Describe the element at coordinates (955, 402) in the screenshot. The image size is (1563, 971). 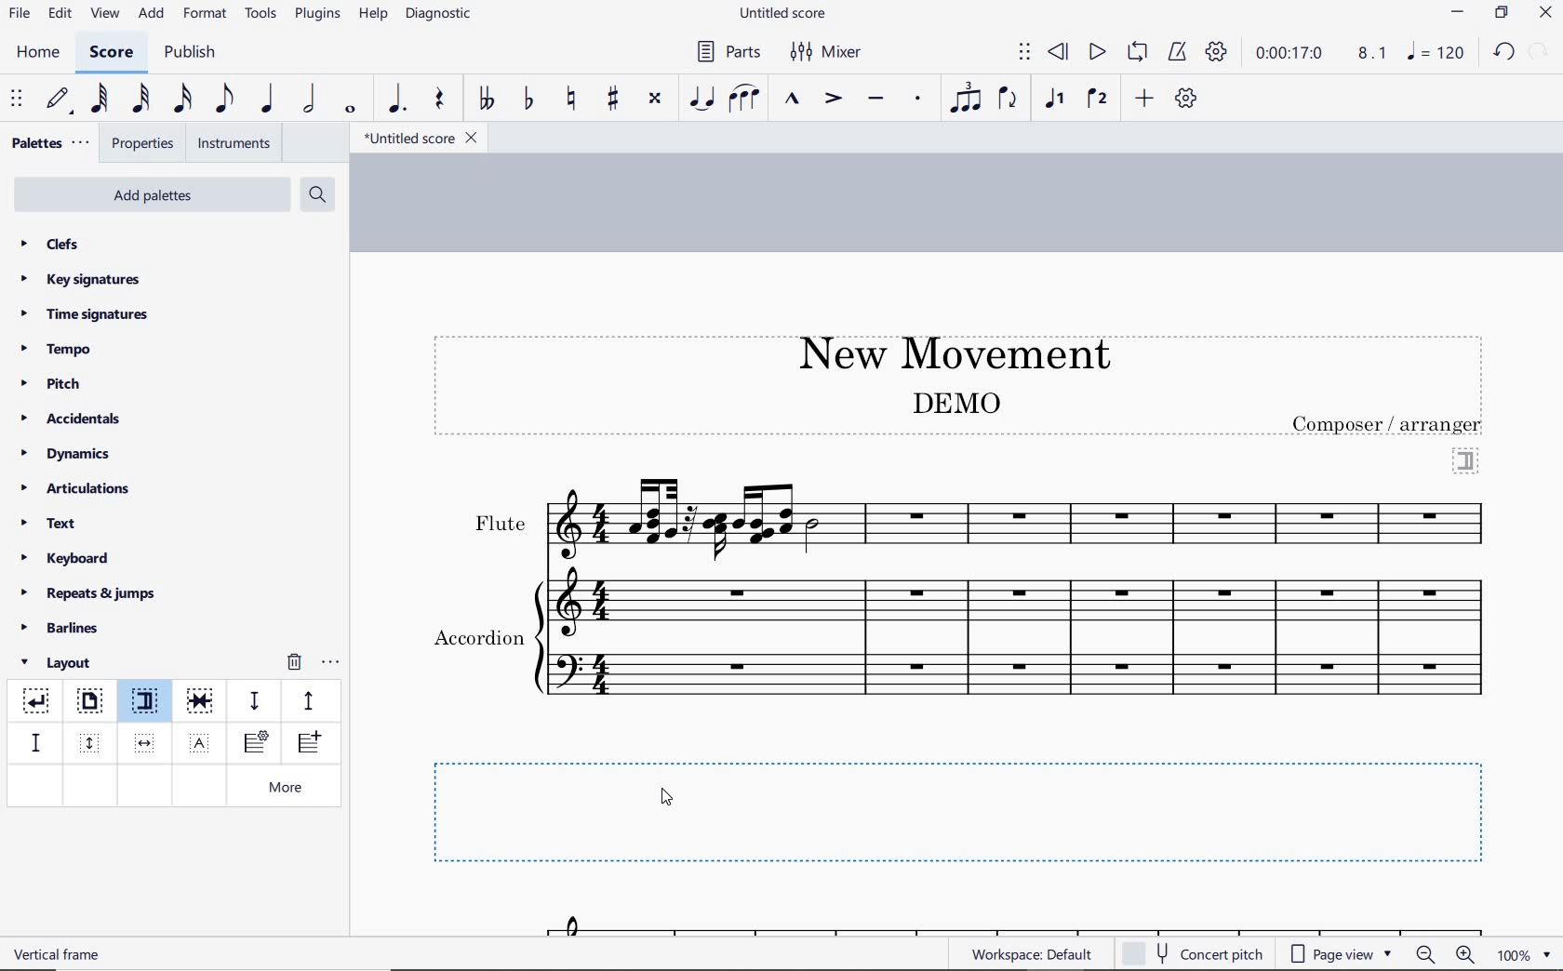
I see `text` at that location.